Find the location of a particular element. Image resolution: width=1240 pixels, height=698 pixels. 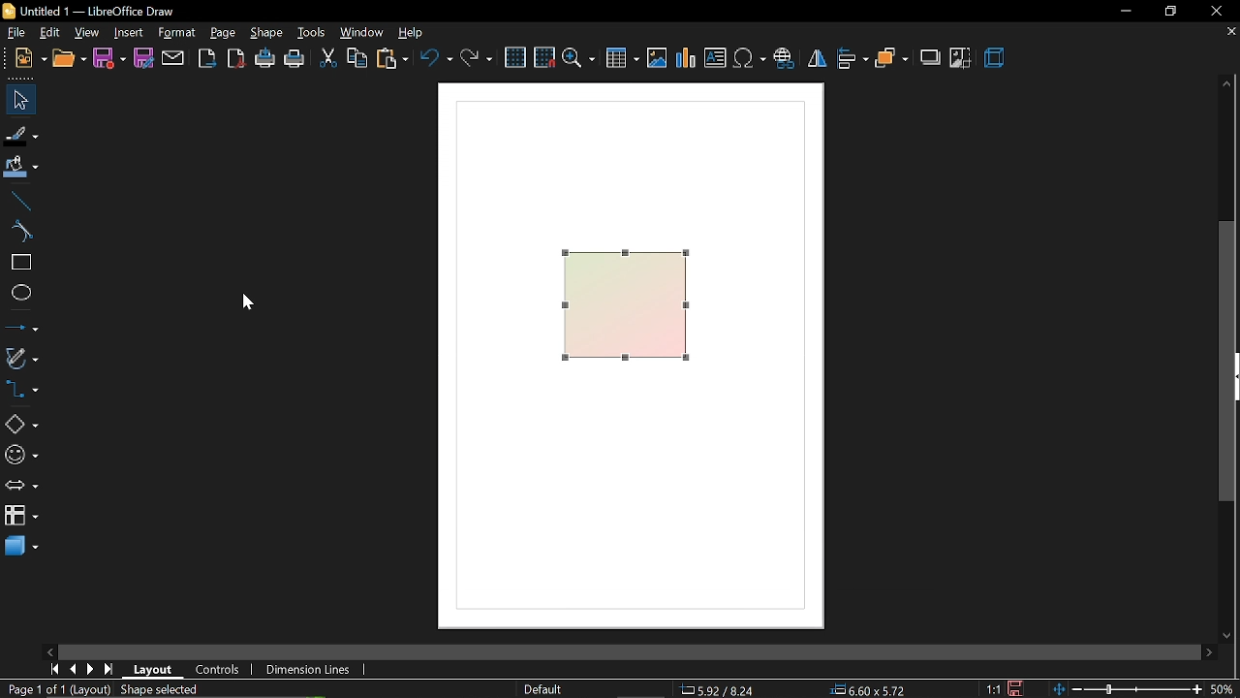

Insert text is located at coordinates (715, 59).